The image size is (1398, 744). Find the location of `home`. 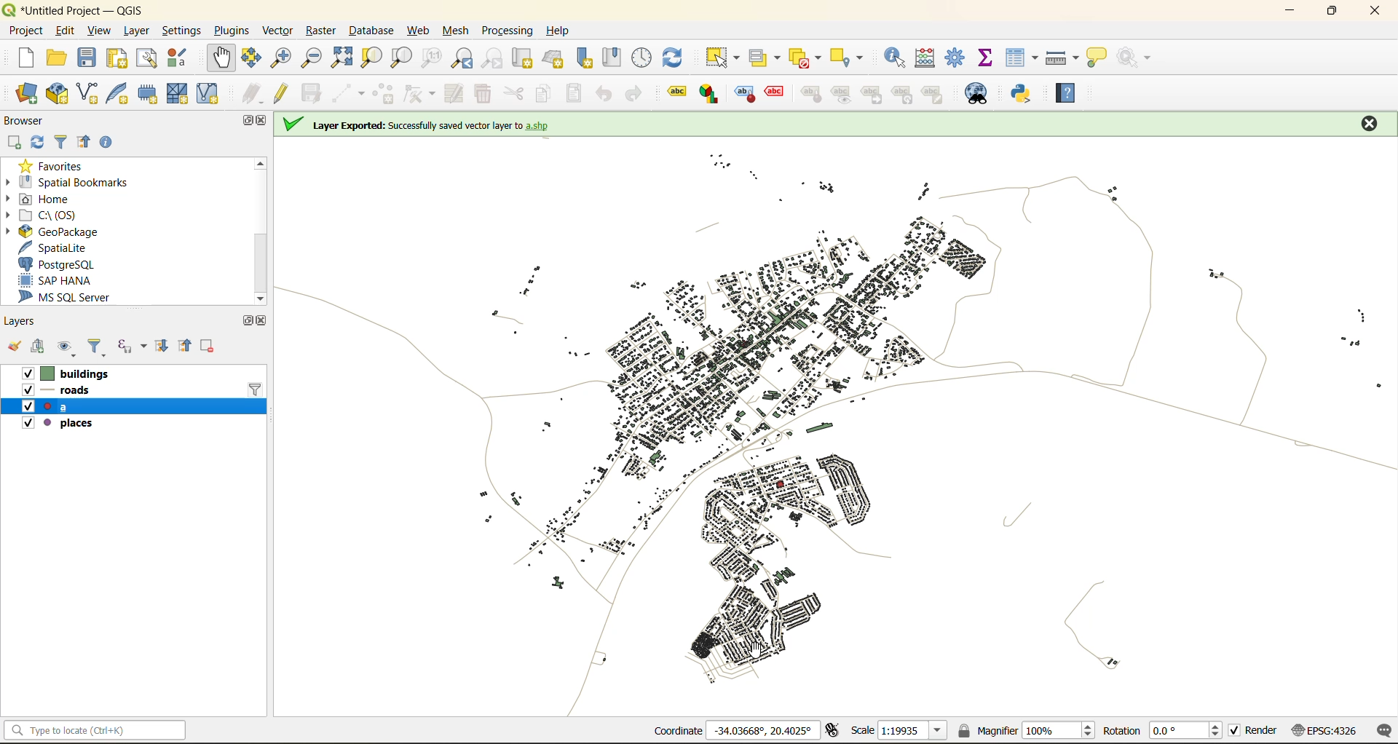

home is located at coordinates (54, 199).